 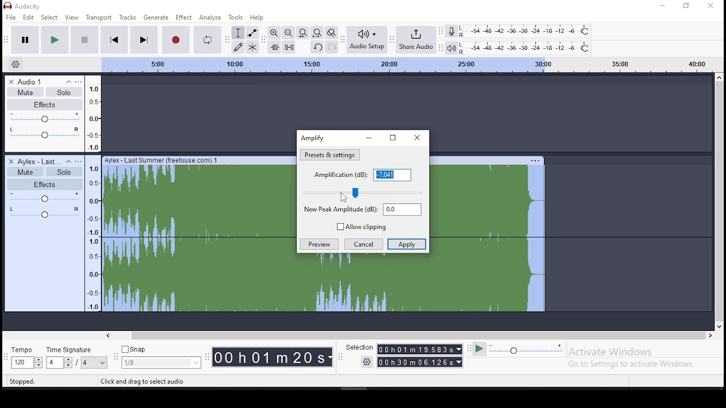 What do you see at coordinates (411, 335) in the screenshot?
I see `scroll bar` at bounding box center [411, 335].